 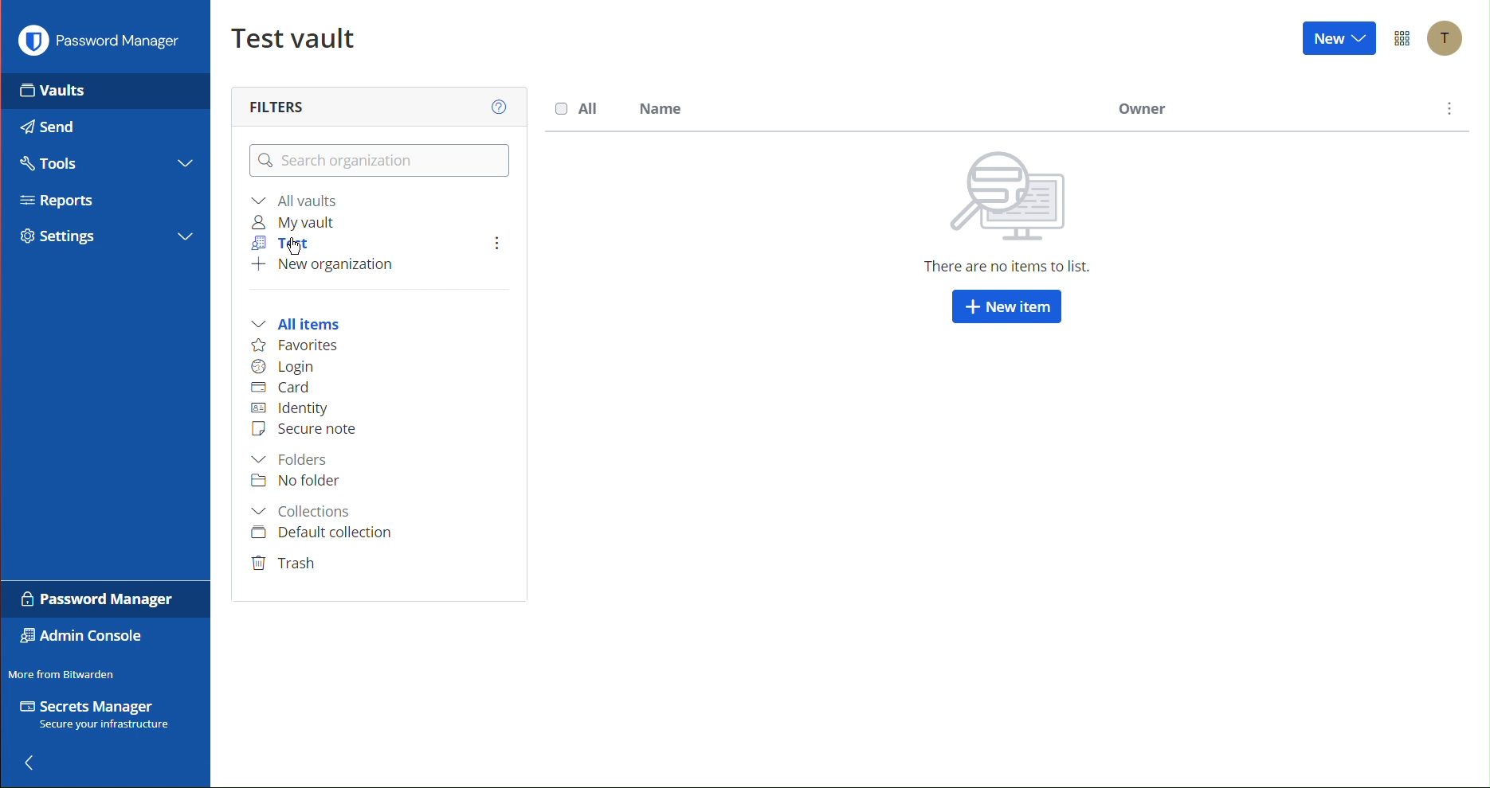 What do you see at coordinates (37, 759) in the screenshot?
I see `Back` at bounding box center [37, 759].